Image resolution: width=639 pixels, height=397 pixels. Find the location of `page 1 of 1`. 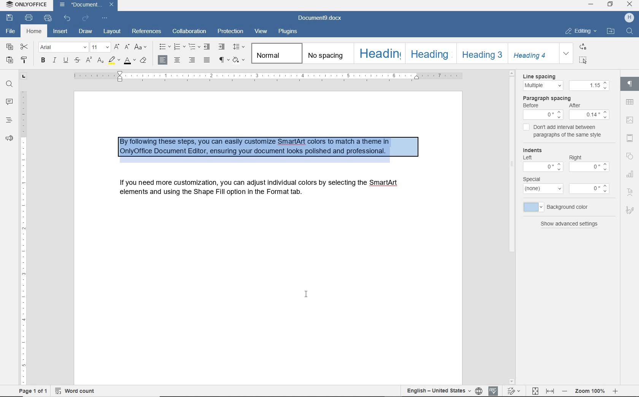

page 1 of 1 is located at coordinates (34, 390).